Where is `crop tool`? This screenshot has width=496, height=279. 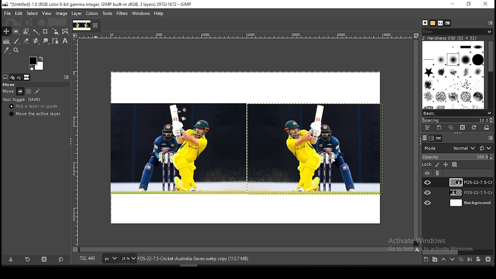 crop tool is located at coordinates (54, 32).